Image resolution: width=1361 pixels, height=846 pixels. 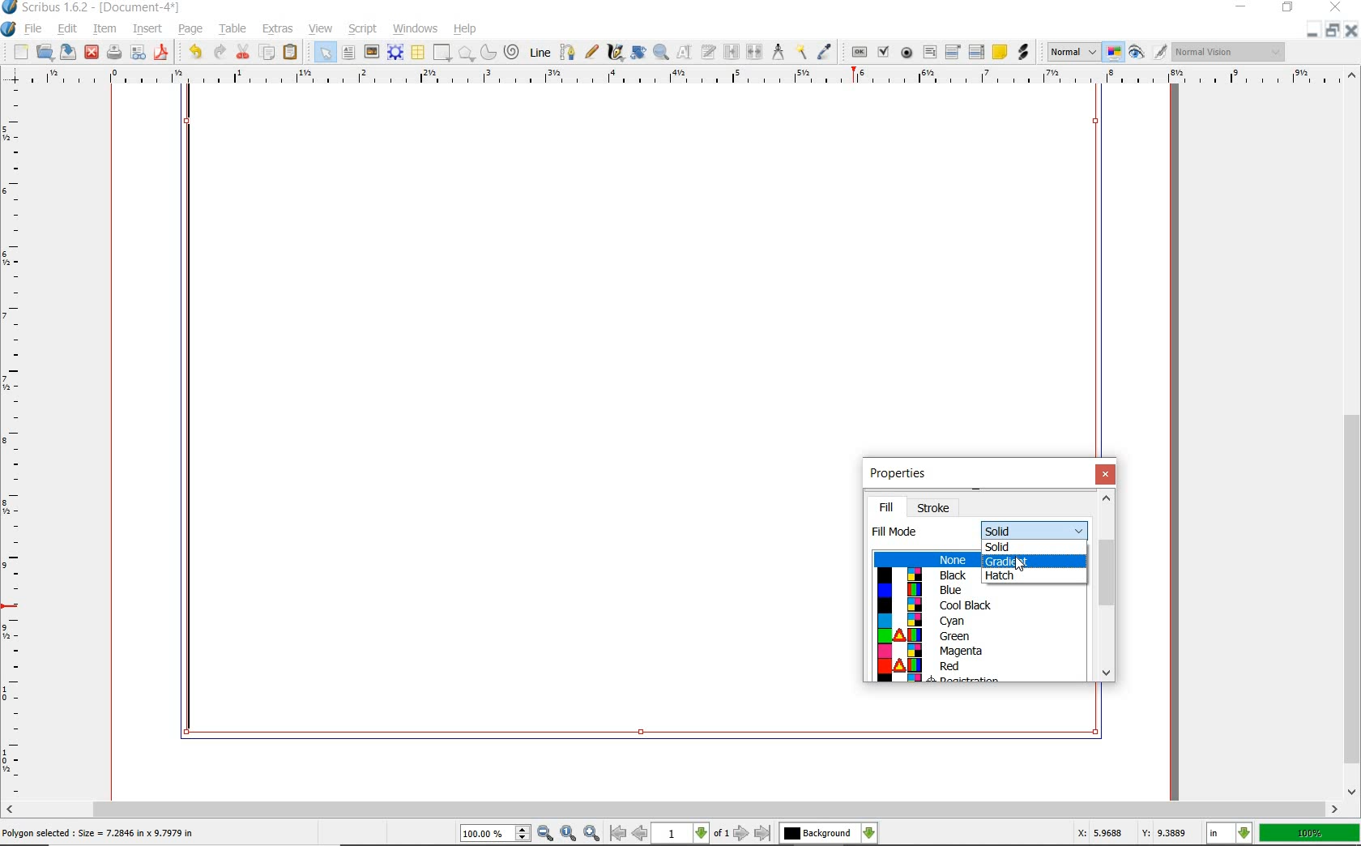 I want to click on zoom in or zoom out, so click(x=660, y=53).